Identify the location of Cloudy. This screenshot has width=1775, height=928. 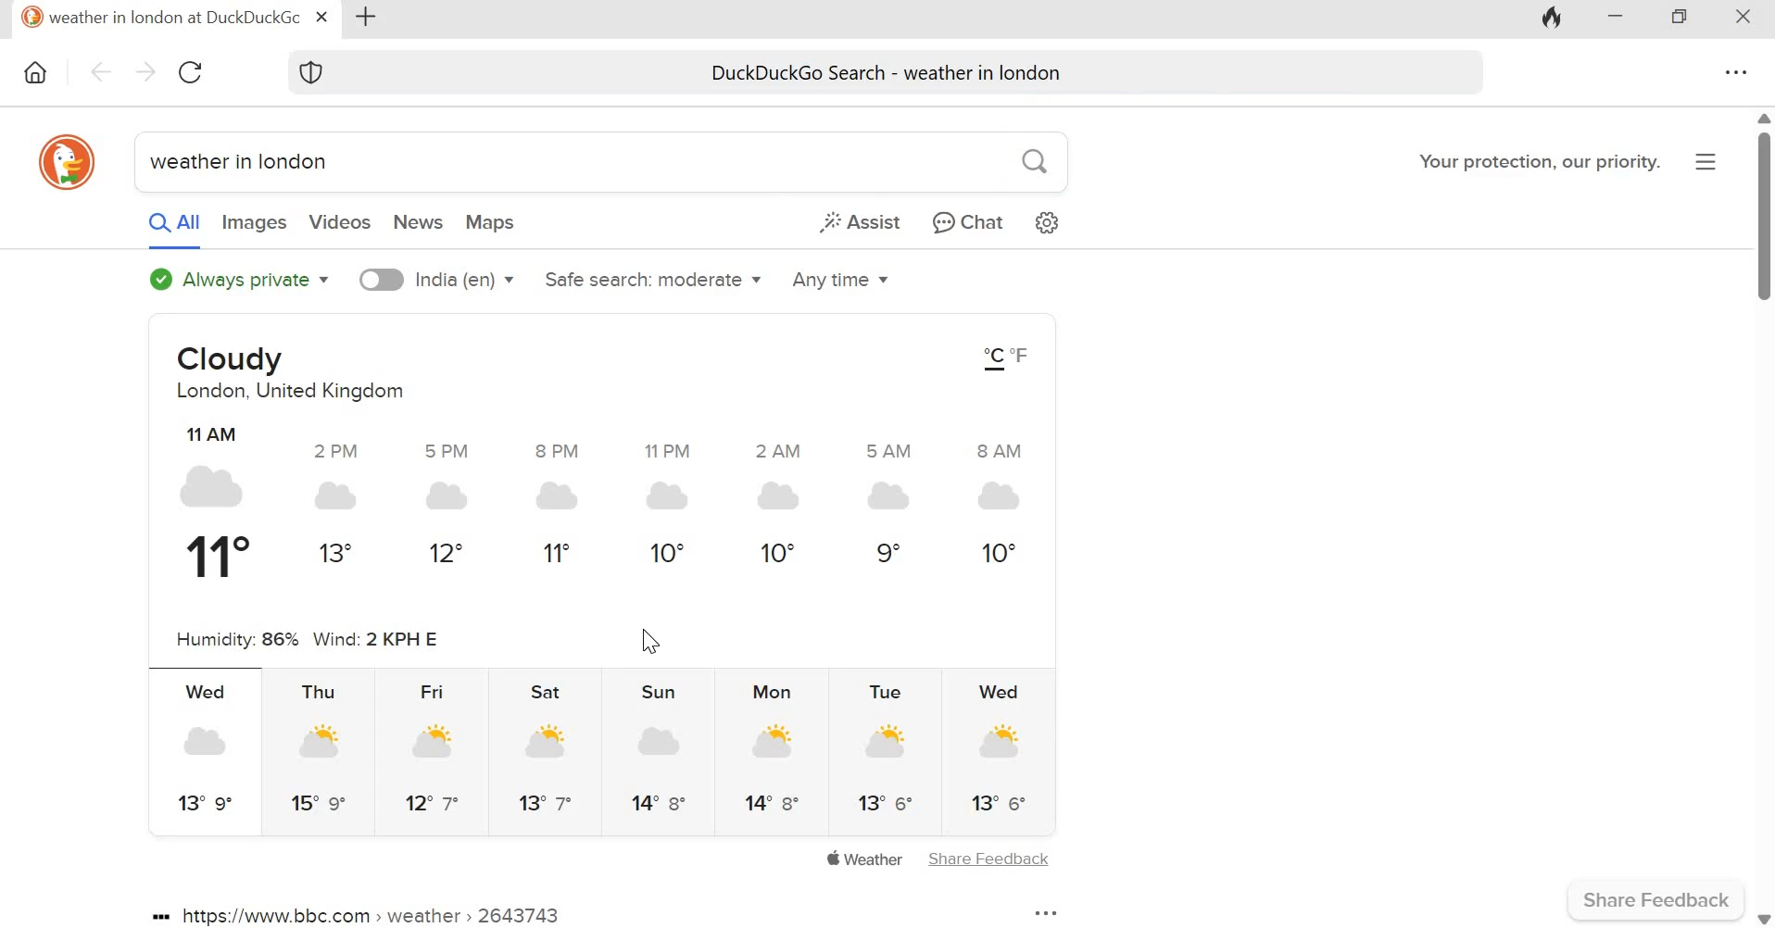
(231, 360).